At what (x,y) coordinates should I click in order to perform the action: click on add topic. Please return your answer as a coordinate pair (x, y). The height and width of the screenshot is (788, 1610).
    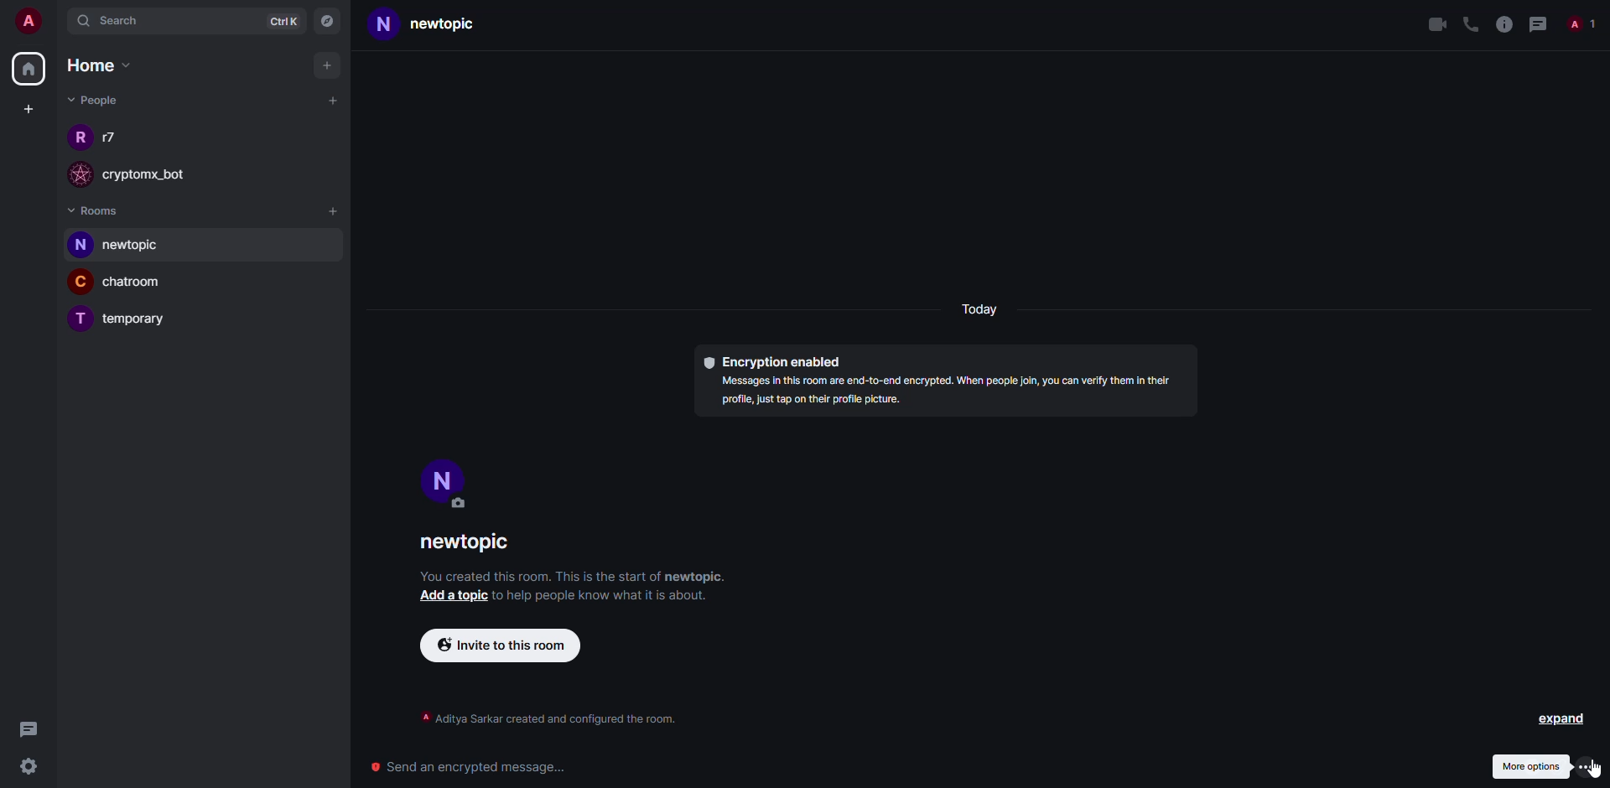
    Looking at the image, I should click on (454, 596).